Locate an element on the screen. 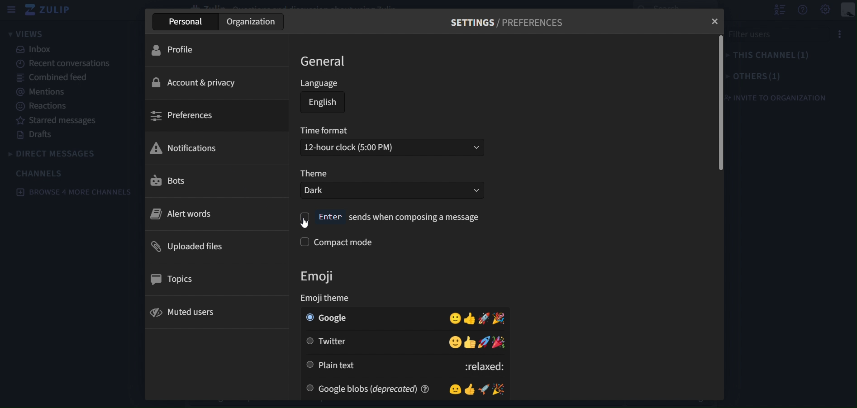  sidebar is located at coordinates (12, 9).